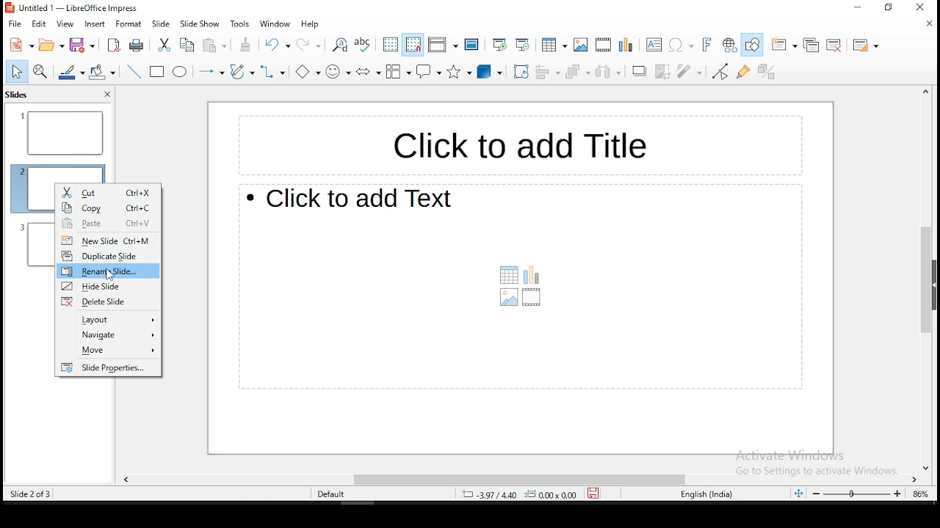  Describe the element at coordinates (109, 275) in the screenshot. I see `mouse pointer` at that location.